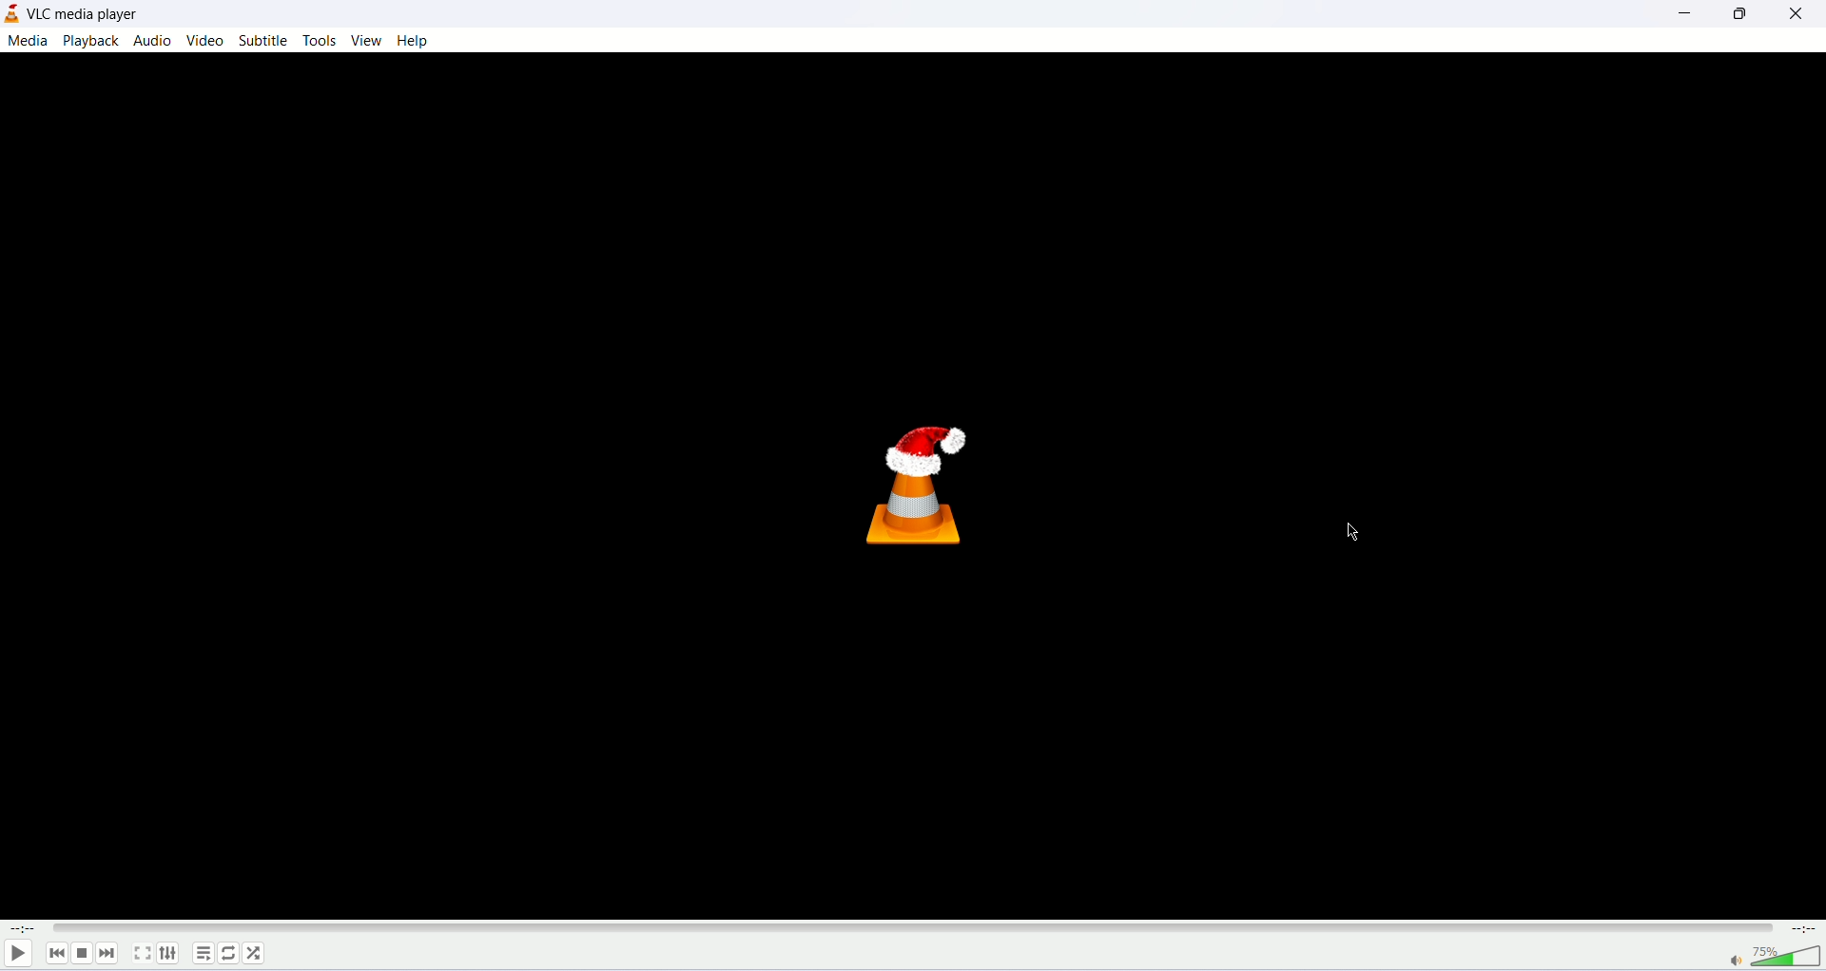 The width and height of the screenshot is (1826, 971). What do you see at coordinates (1739, 17) in the screenshot?
I see `maximize` at bounding box center [1739, 17].